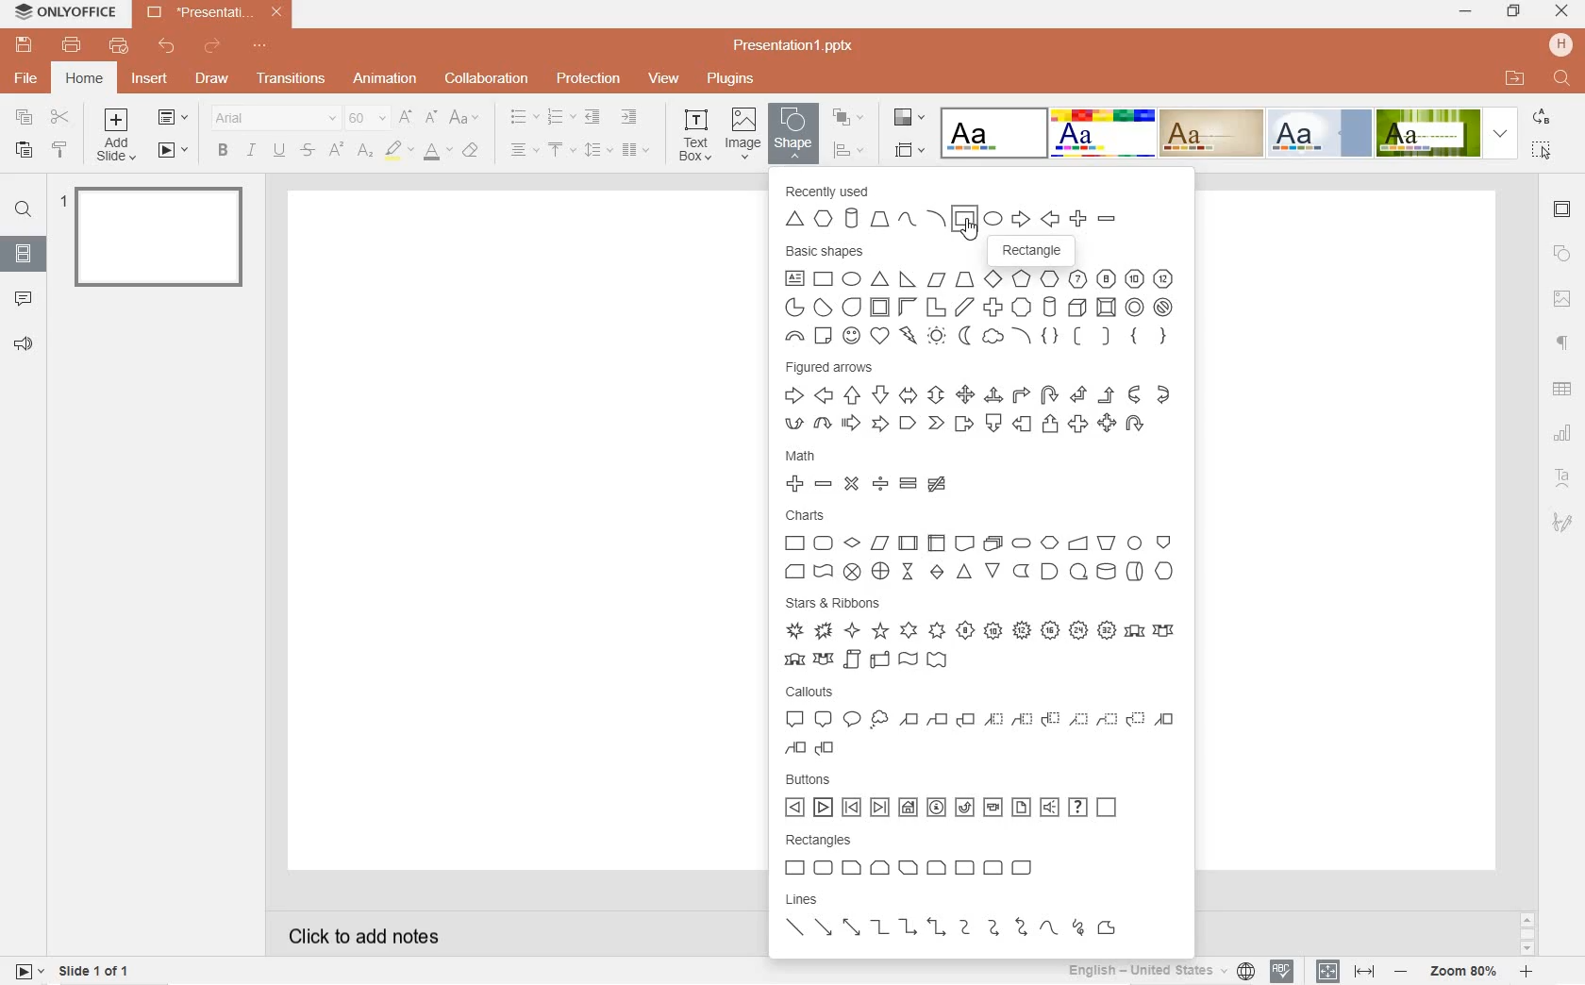 The image size is (1585, 985). What do you see at coordinates (1106, 280) in the screenshot?
I see `Octagon` at bounding box center [1106, 280].